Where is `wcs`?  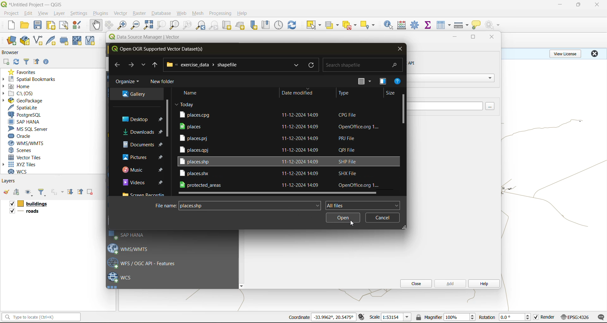 wcs is located at coordinates (120, 278).